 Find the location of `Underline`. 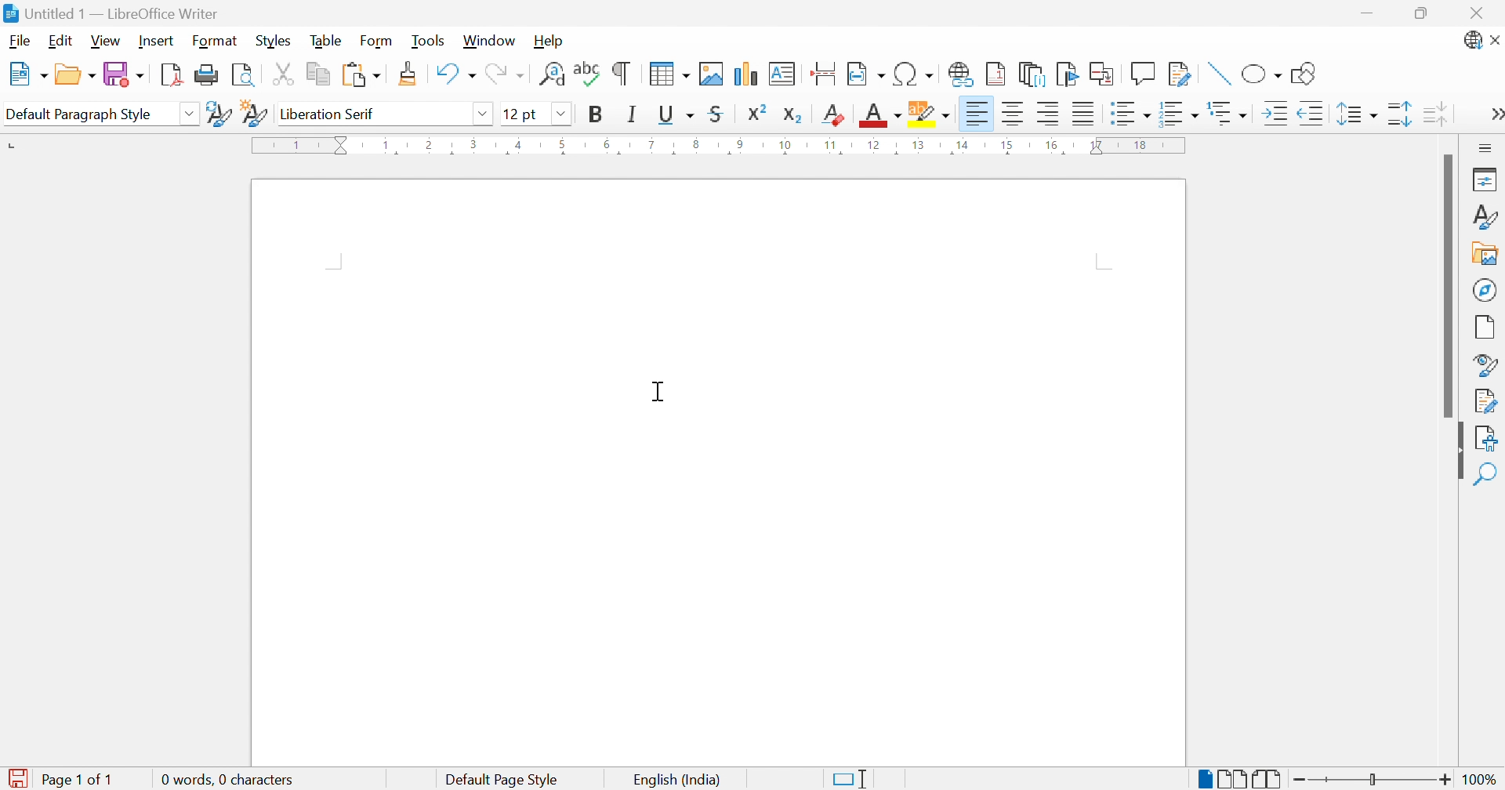

Underline is located at coordinates (675, 114).